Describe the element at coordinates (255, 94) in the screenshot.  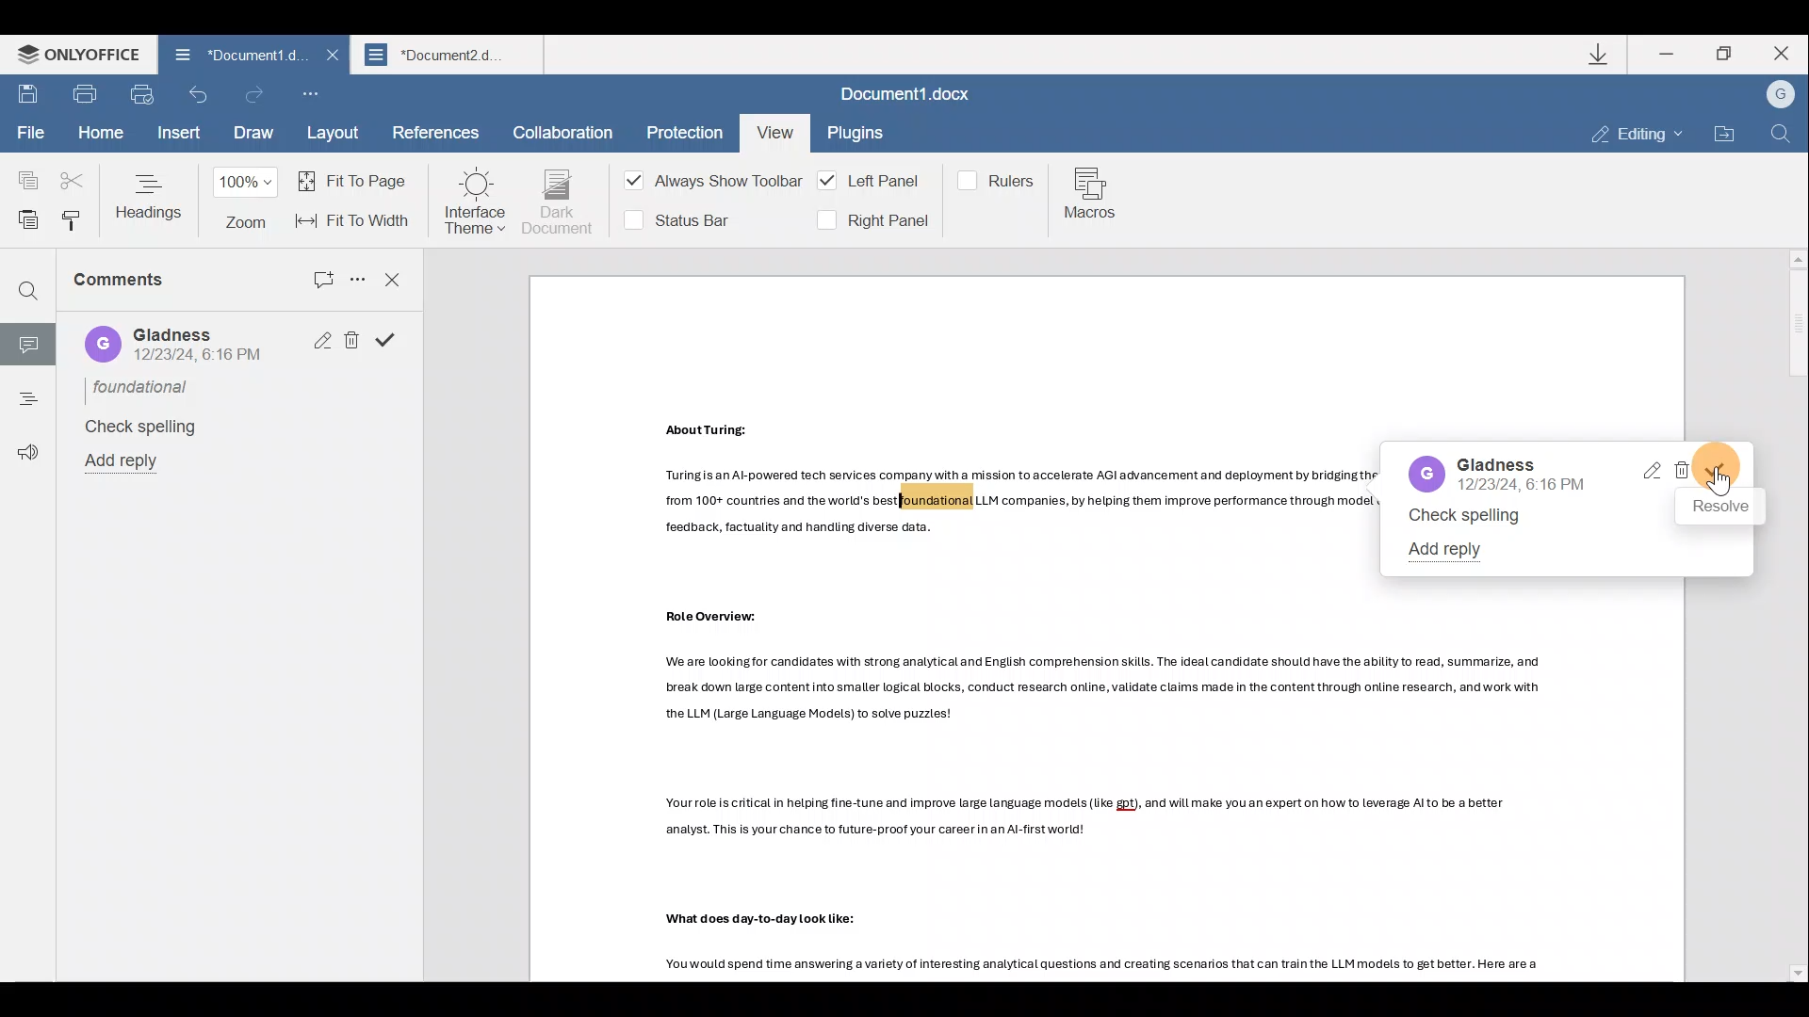
I see `Redo` at that location.